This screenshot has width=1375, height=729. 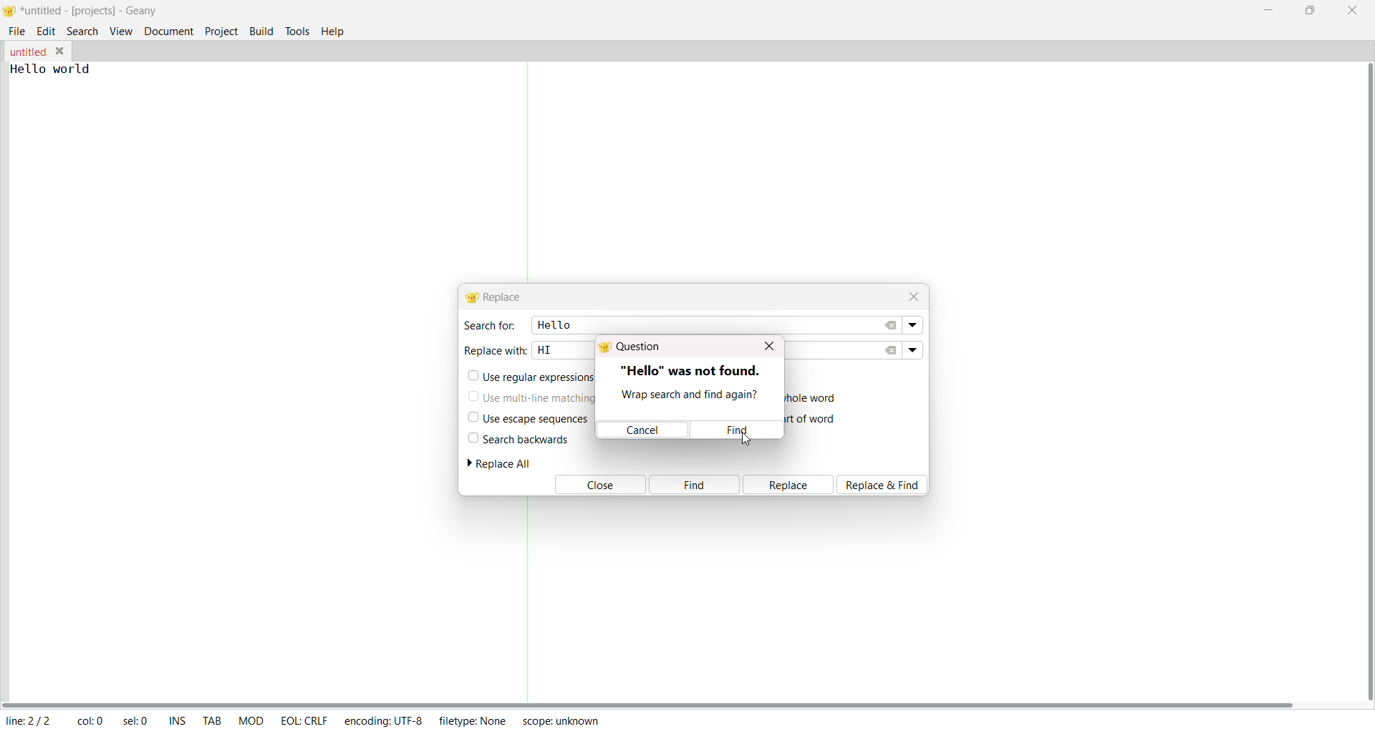 What do you see at coordinates (213, 722) in the screenshot?
I see `tab` at bounding box center [213, 722].